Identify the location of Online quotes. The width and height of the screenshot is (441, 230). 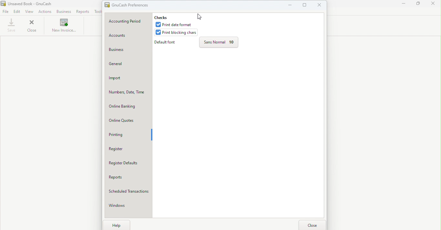
(129, 121).